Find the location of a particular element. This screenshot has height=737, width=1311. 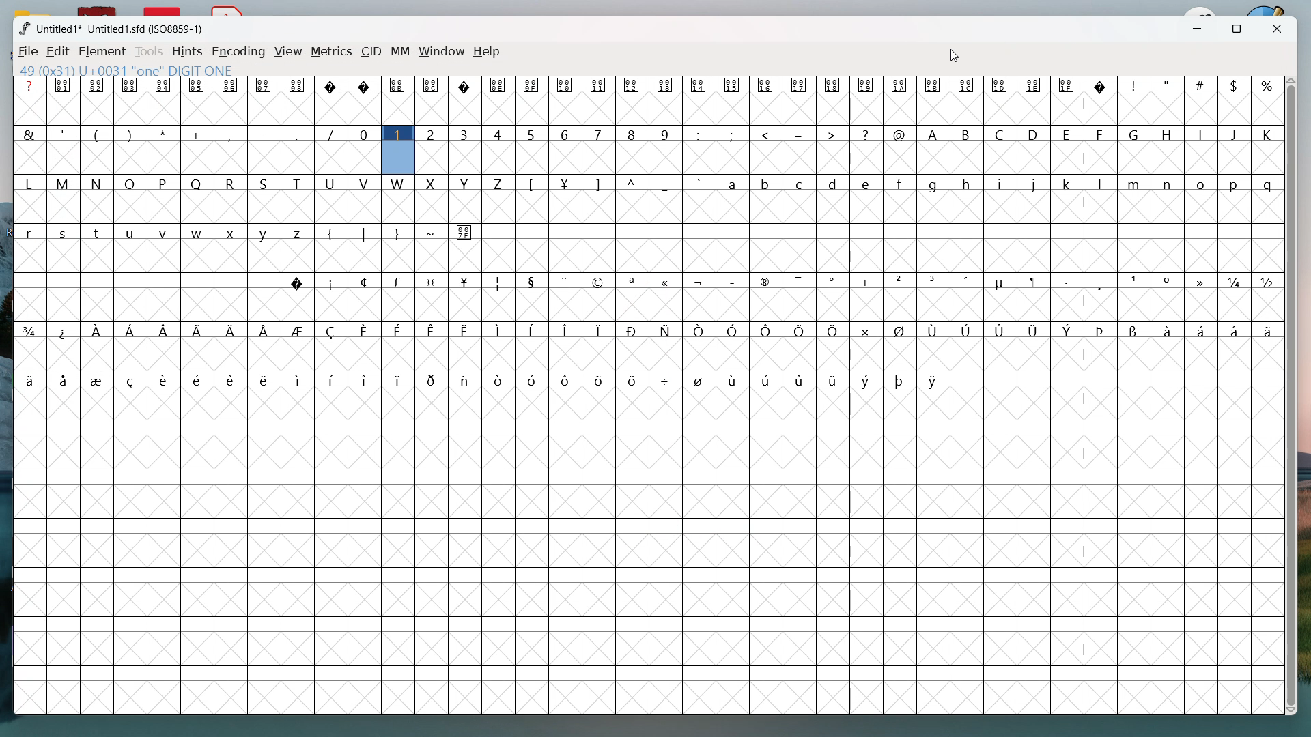

symbol is located at coordinates (466, 281).